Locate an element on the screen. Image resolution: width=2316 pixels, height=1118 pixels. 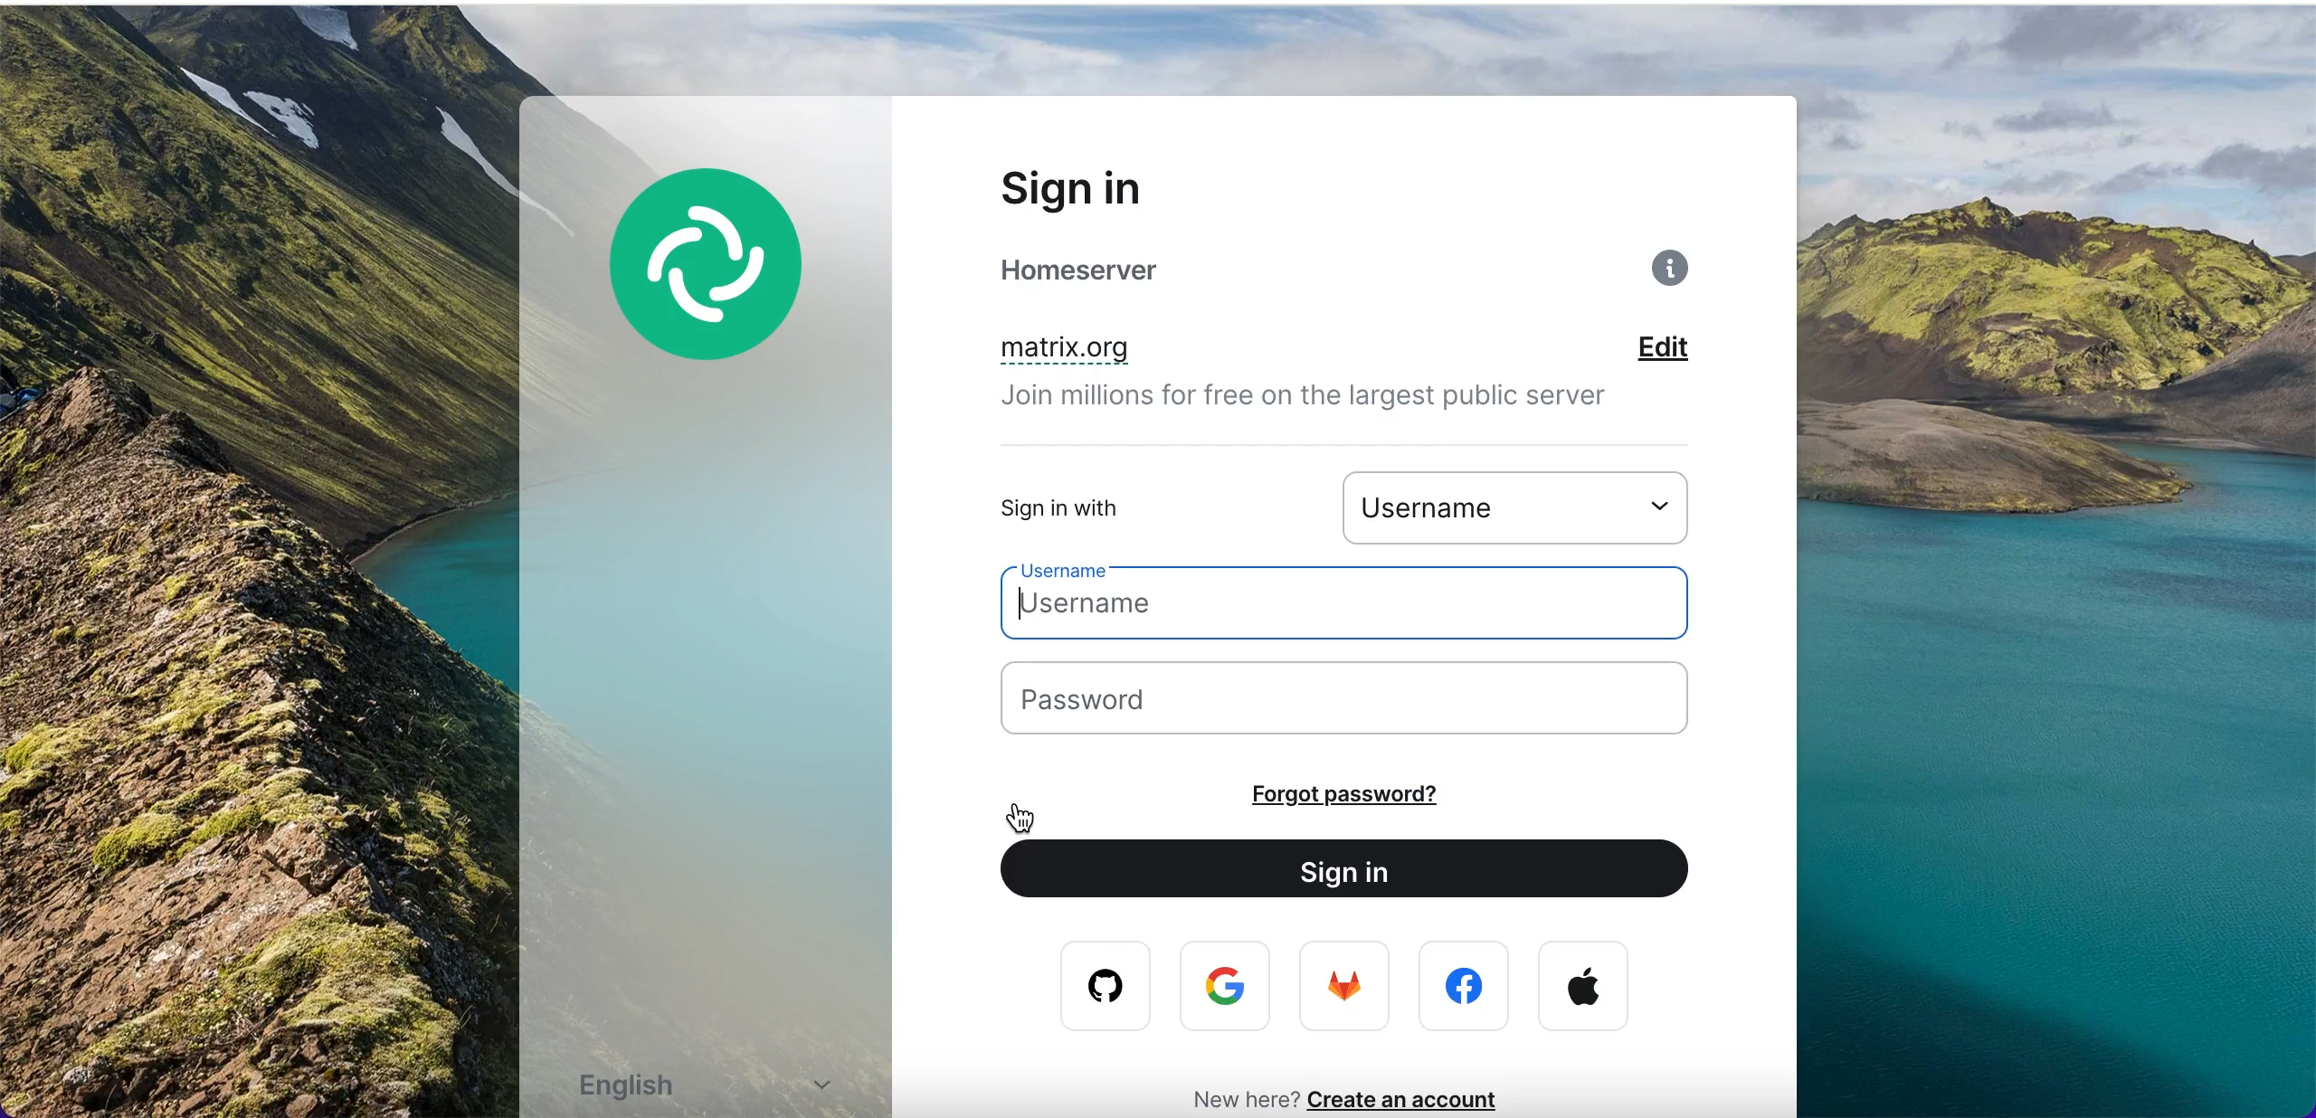
element logo is located at coordinates (728, 290).